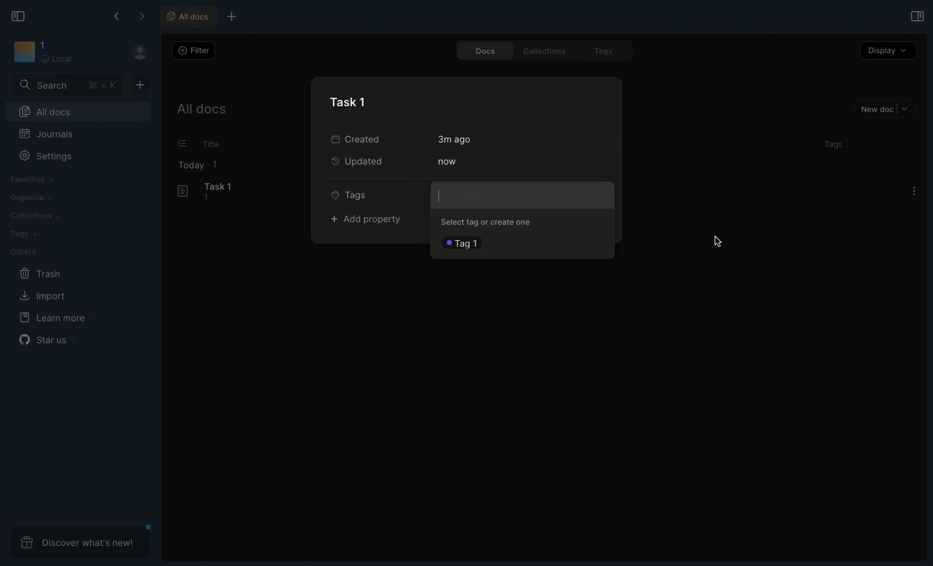 The height and width of the screenshot is (566, 933). What do you see at coordinates (33, 179) in the screenshot?
I see `Favorites` at bounding box center [33, 179].